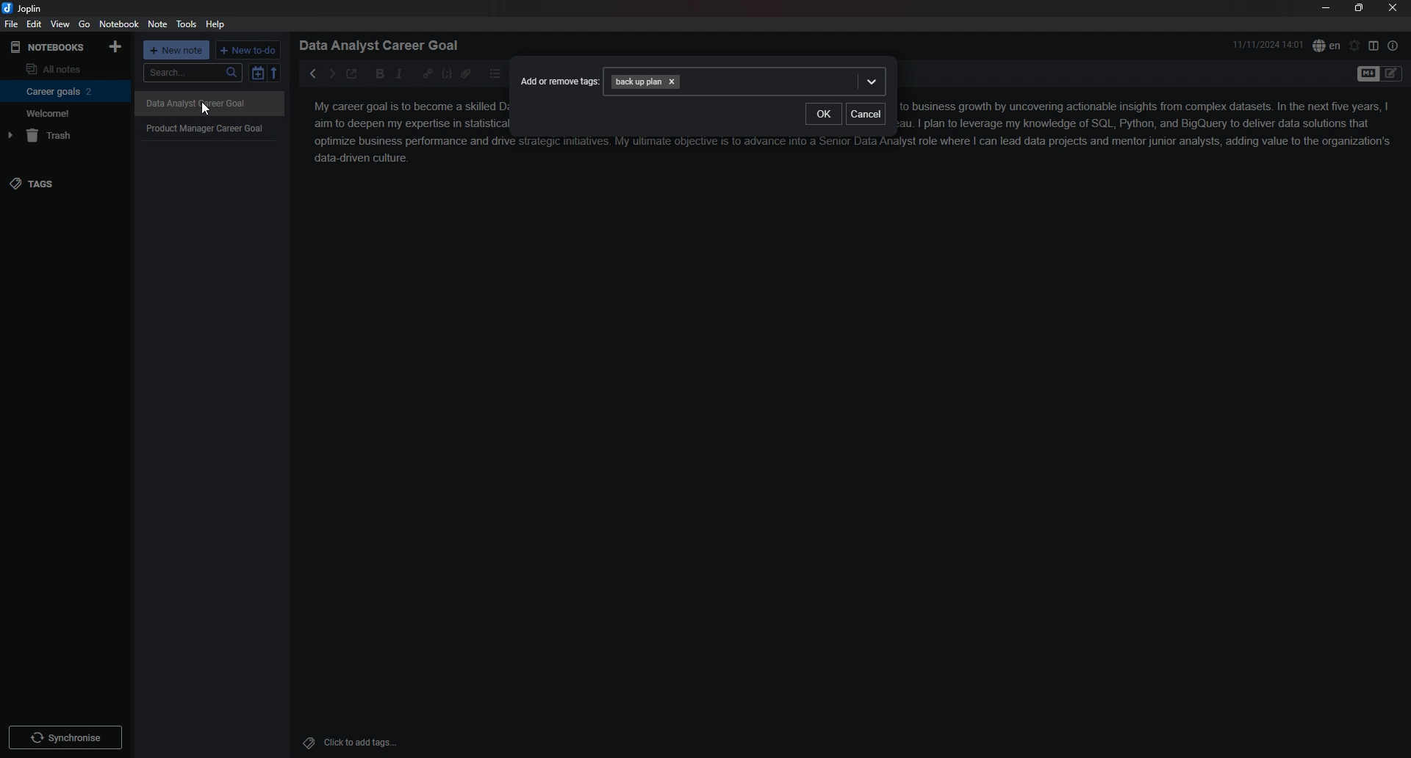  I want to click on bold, so click(381, 74).